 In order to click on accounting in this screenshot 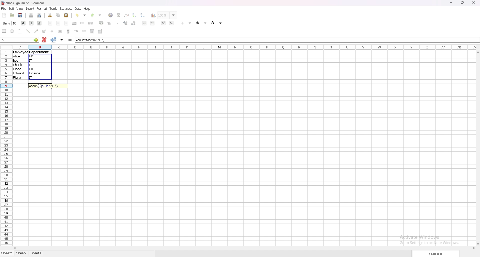, I will do `click(101, 23)`.